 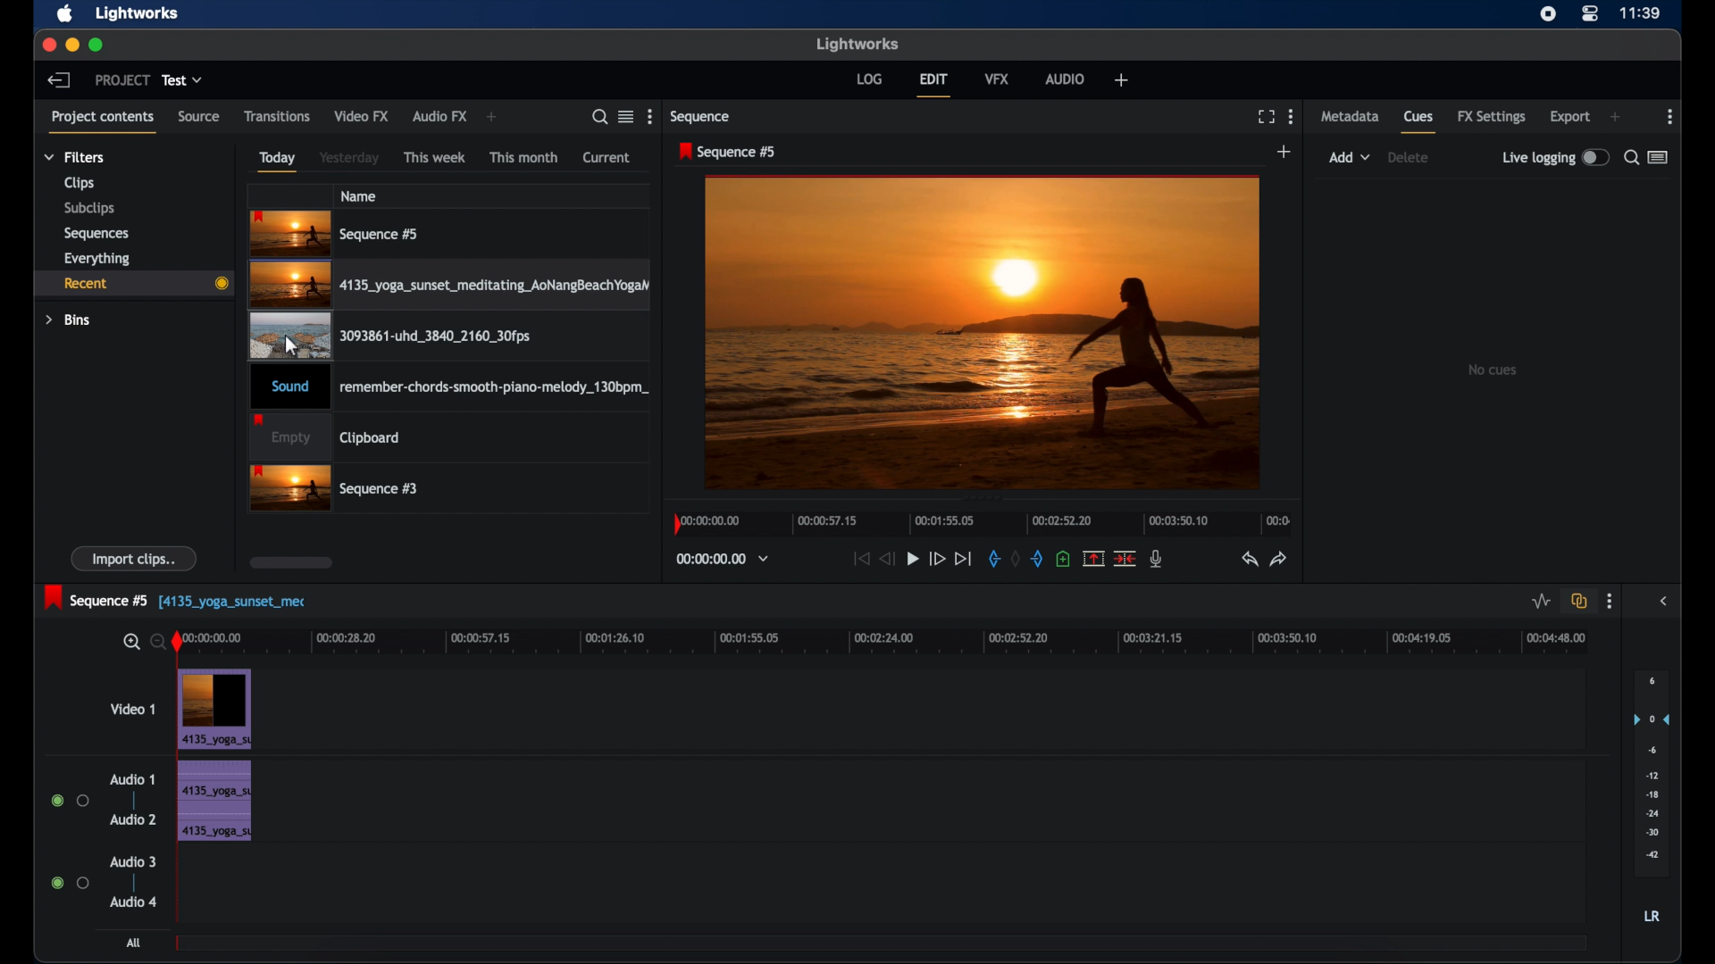 What do you see at coordinates (998, 80) in the screenshot?
I see `vfx` at bounding box center [998, 80].